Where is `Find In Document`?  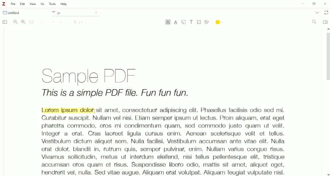
Find In Document is located at coordinates (314, 22).